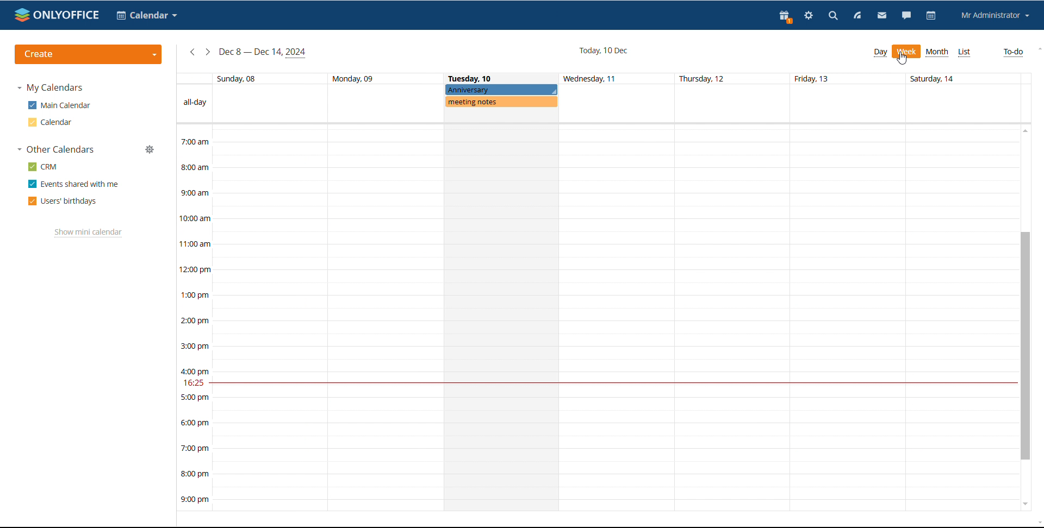  What do you see at coordinates (858, 16) in the screenshot?
I see `feed` at bounding box center [858, 16].